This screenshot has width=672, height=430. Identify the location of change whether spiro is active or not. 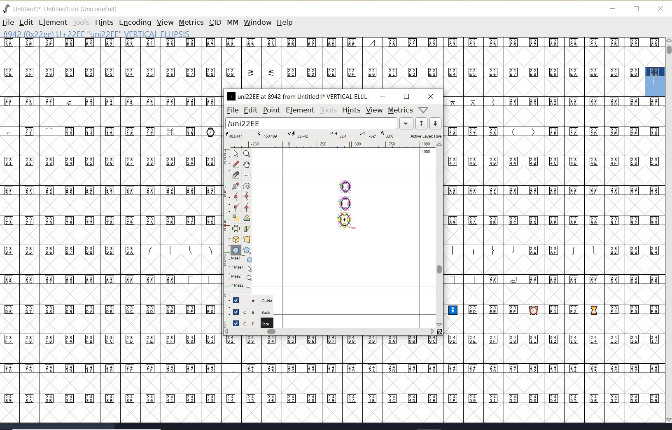
(247, 187).